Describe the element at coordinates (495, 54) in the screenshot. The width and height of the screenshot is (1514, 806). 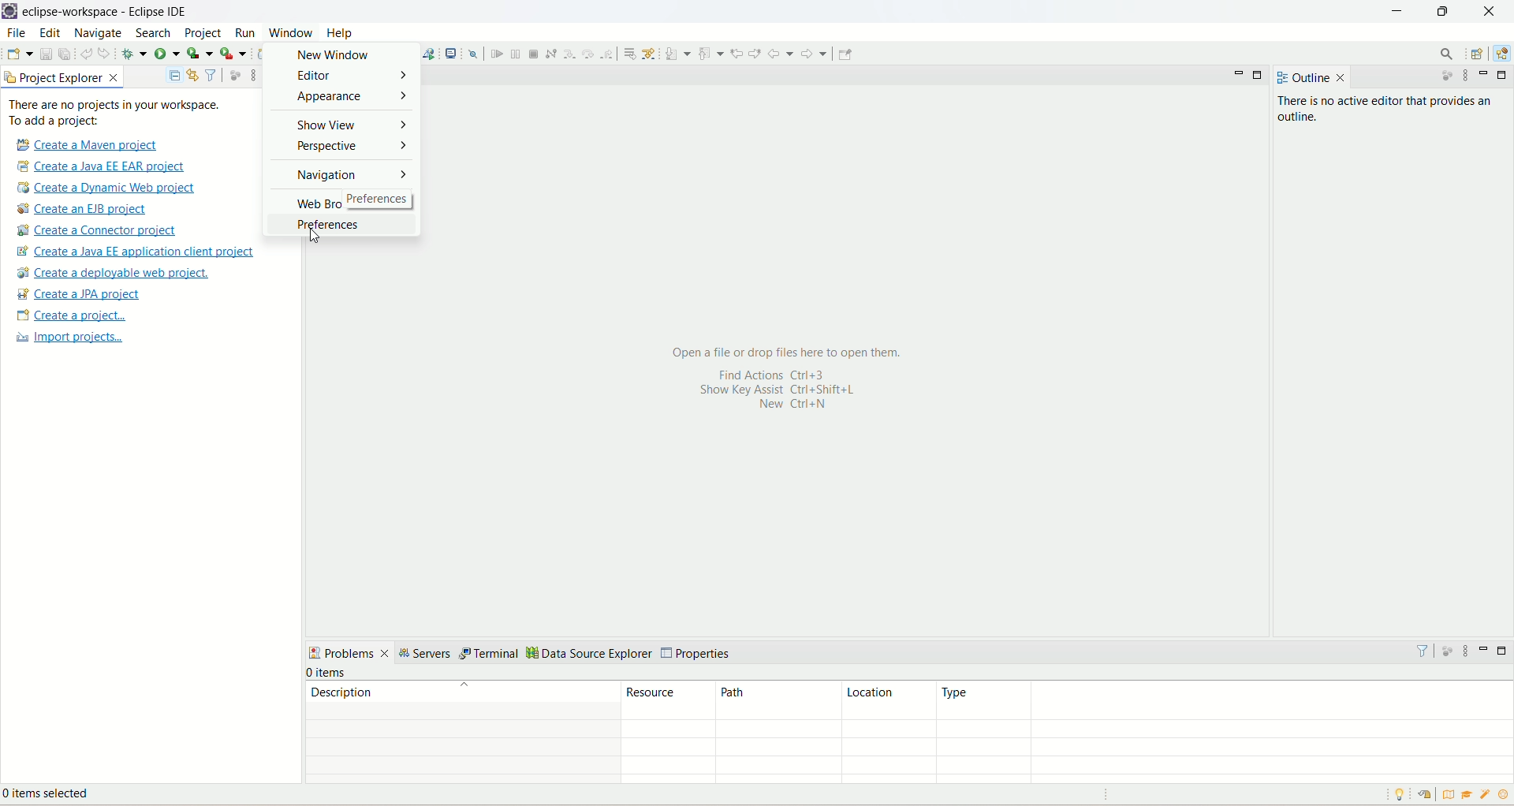
I see `resume` at that location.